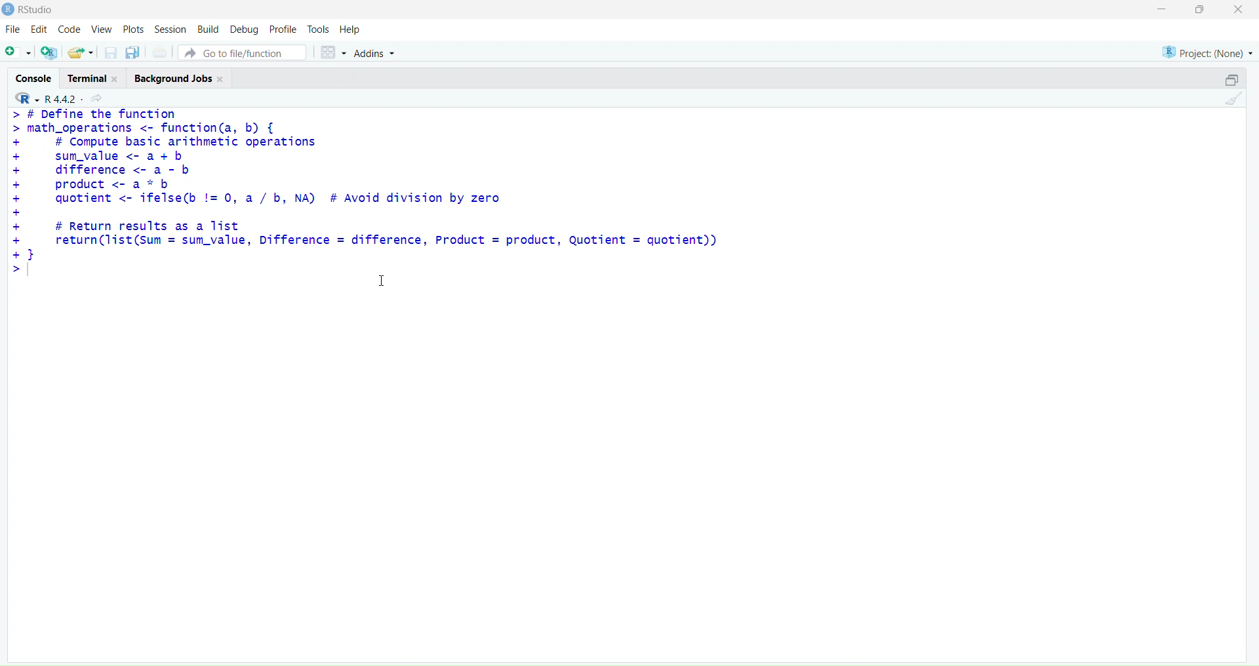 Image resolution: width=1259 pixels, height=666 pixels. Describe the element at coordinates (33, 78) in the screenshot. I see `Console` at that location.